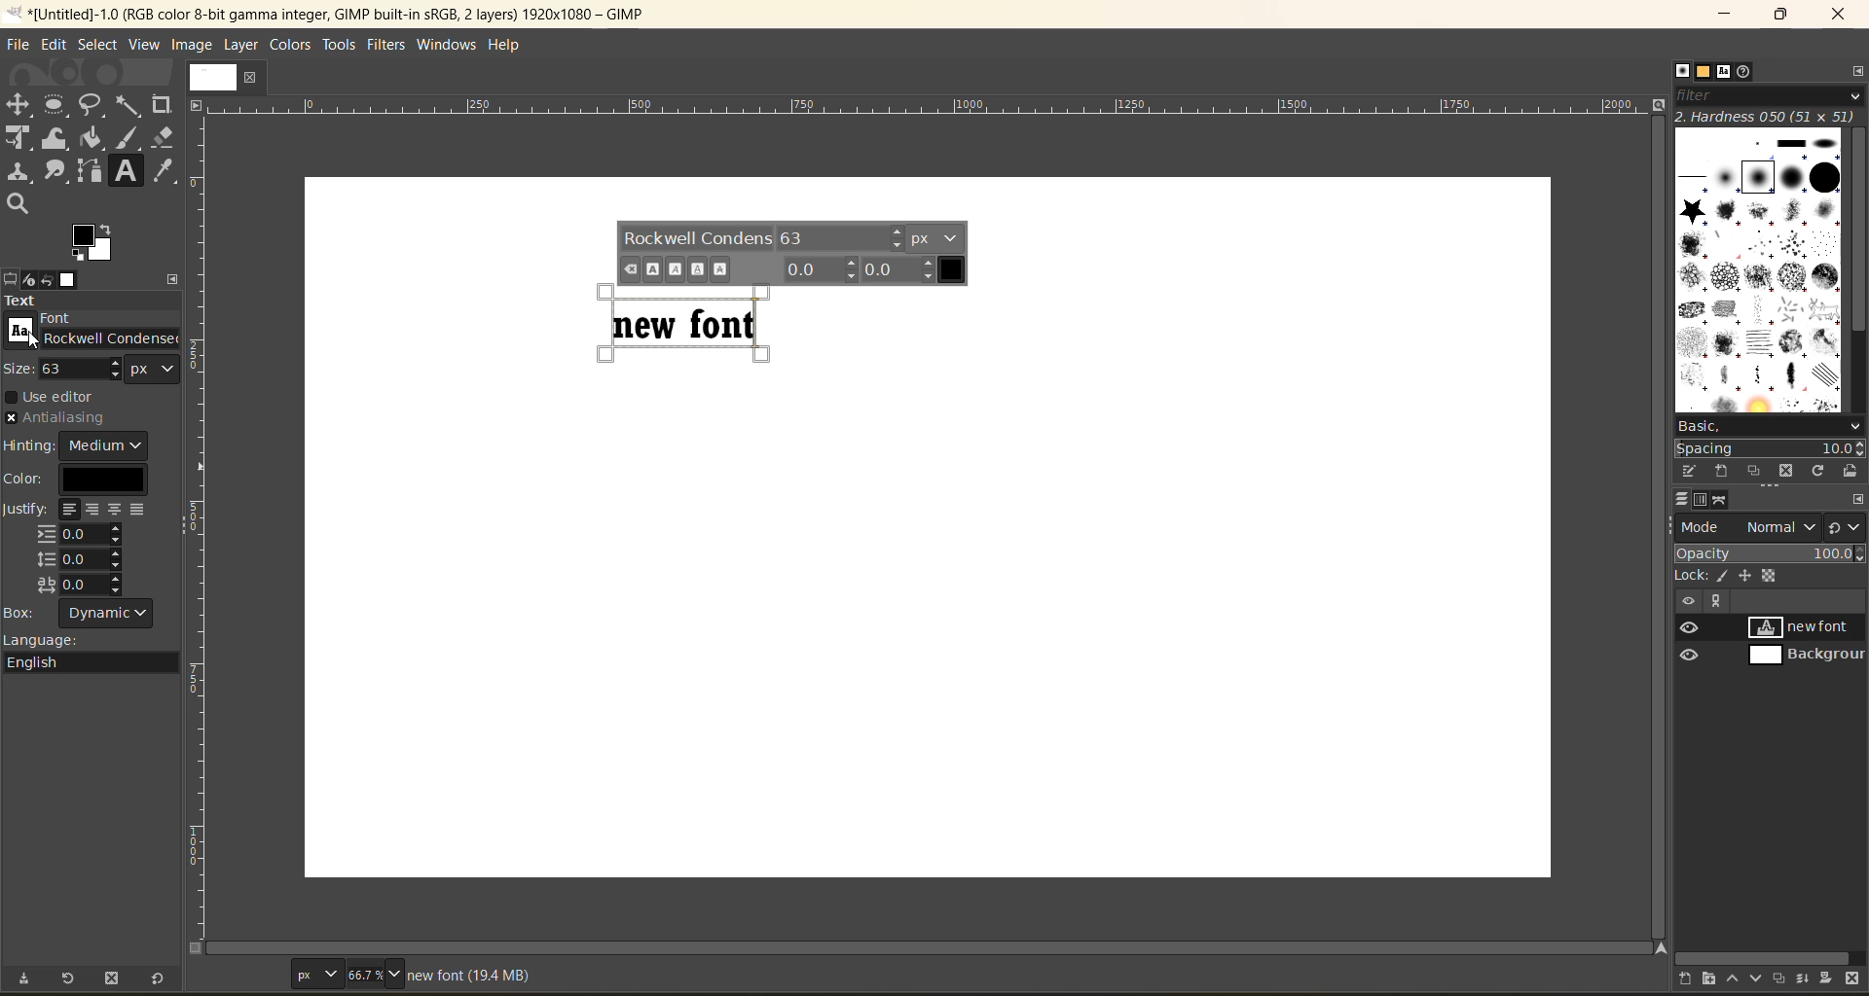 The height and width of the screenshot is (996, 1869). I want to click on help, so click(510, 46).